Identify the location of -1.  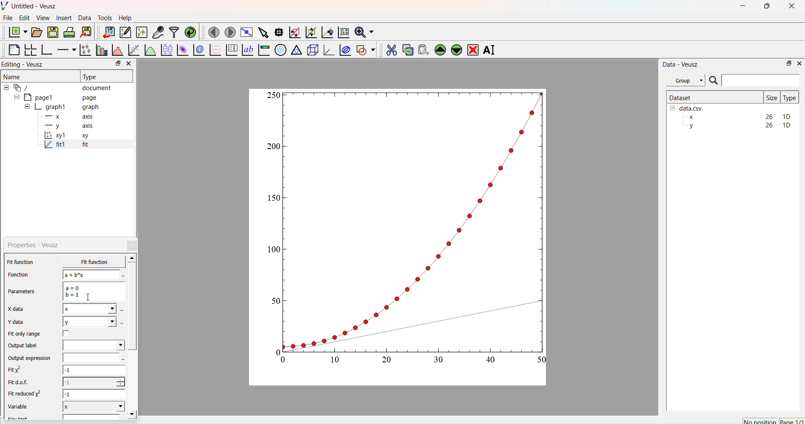
(93, 382).